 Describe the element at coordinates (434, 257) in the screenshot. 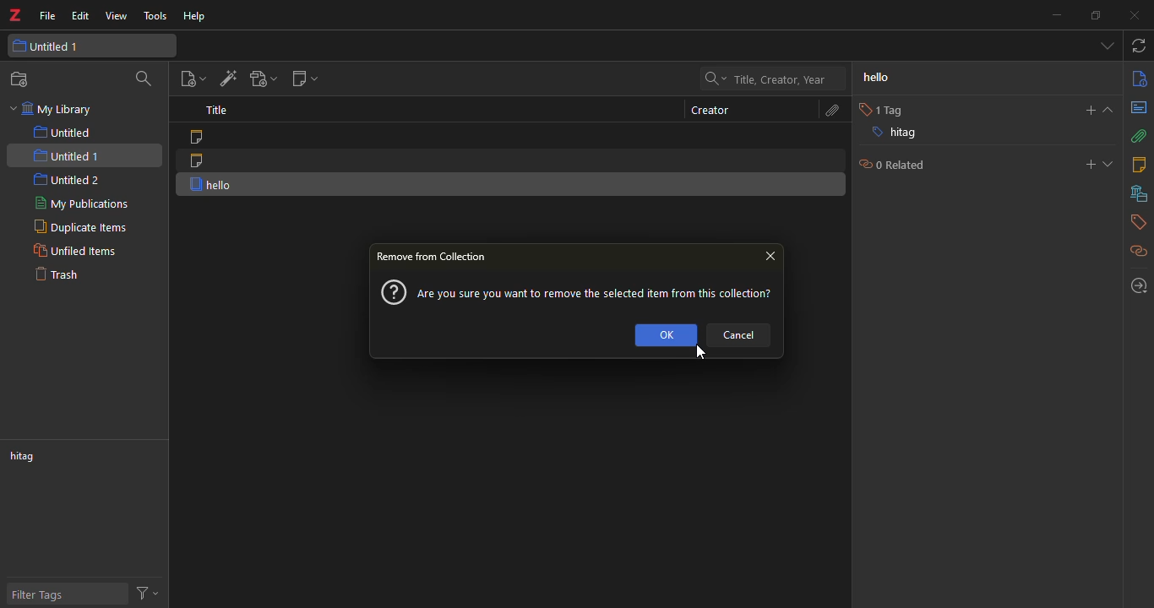

I see `remove from collection` at that location.